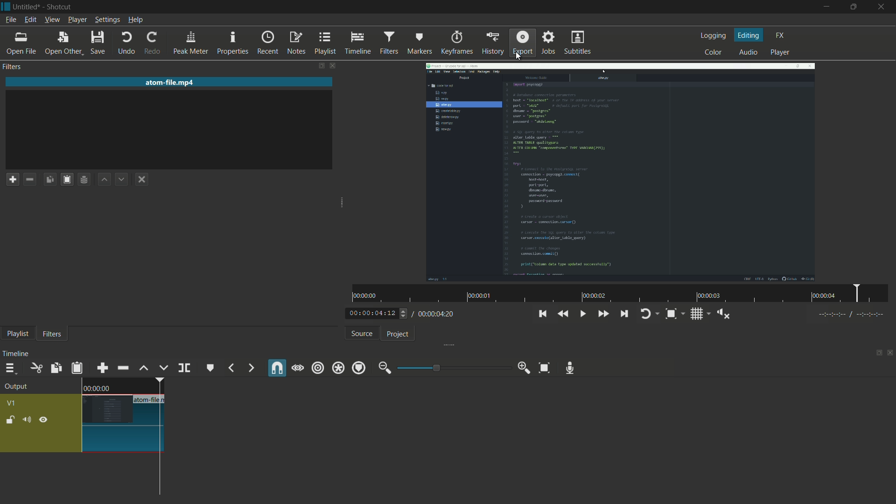 The width and height of the screenshot is (896, 504). Describe the element at coordinates (35, 368) in the screenshot. I see `cut` at that location.